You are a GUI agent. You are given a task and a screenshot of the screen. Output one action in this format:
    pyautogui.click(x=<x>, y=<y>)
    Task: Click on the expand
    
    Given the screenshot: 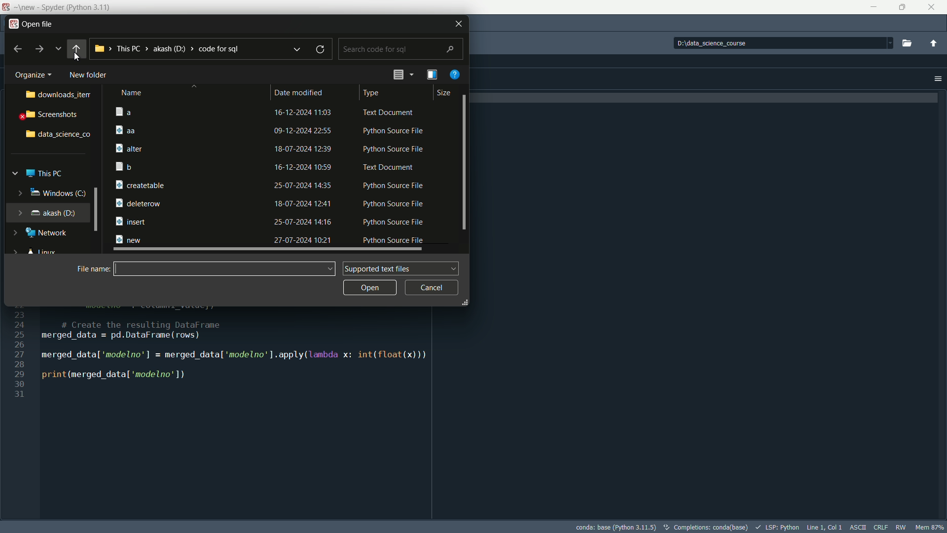 What is the action you would take?
    pyautogui.click(x=19, y=212)
    